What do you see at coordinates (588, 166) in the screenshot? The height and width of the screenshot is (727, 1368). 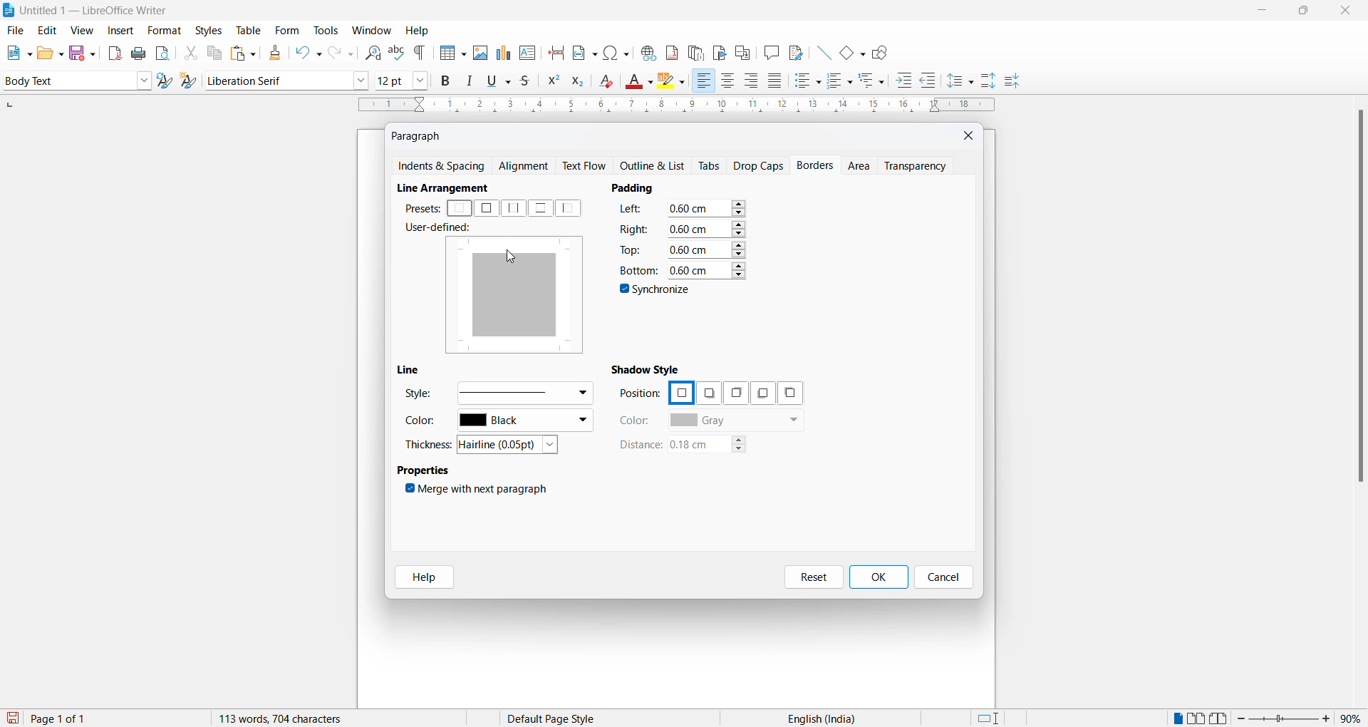 I see `text flow` at bounding box center [588, 166].